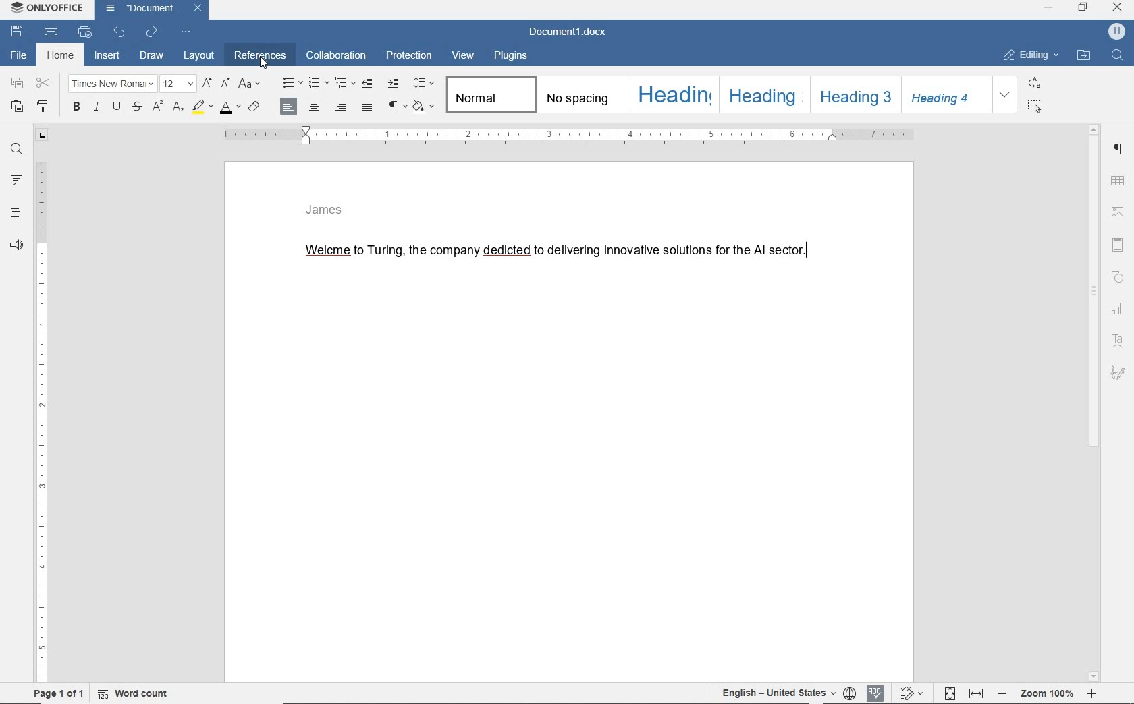 The height and width of the screenshot is (704, 1134). Describe the element at coordinates (84, 32) in the screenshot. I see `quick print` at that location.